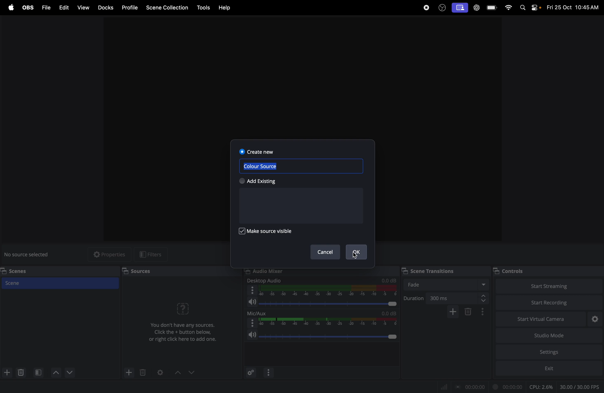  Describe the element at coordinates (446, 387) in the screenshot. I see `Signal` at that location.